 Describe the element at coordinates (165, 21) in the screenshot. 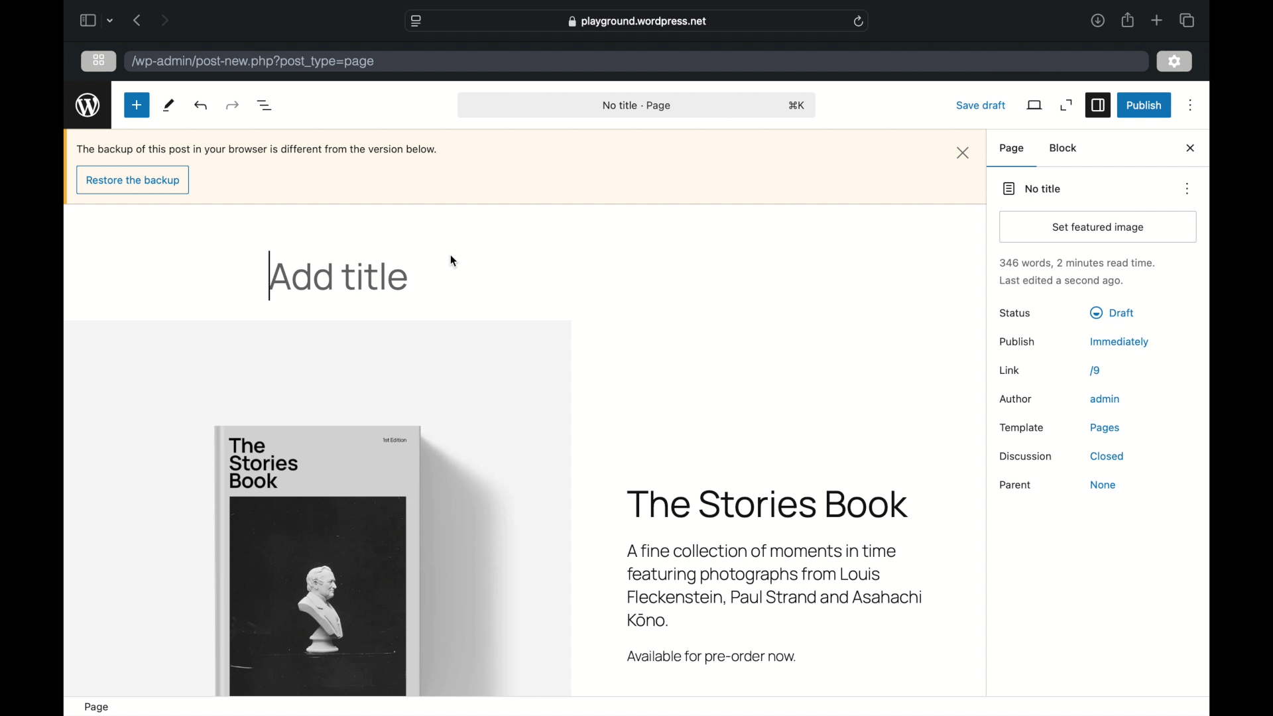

I see `next page` at that location.